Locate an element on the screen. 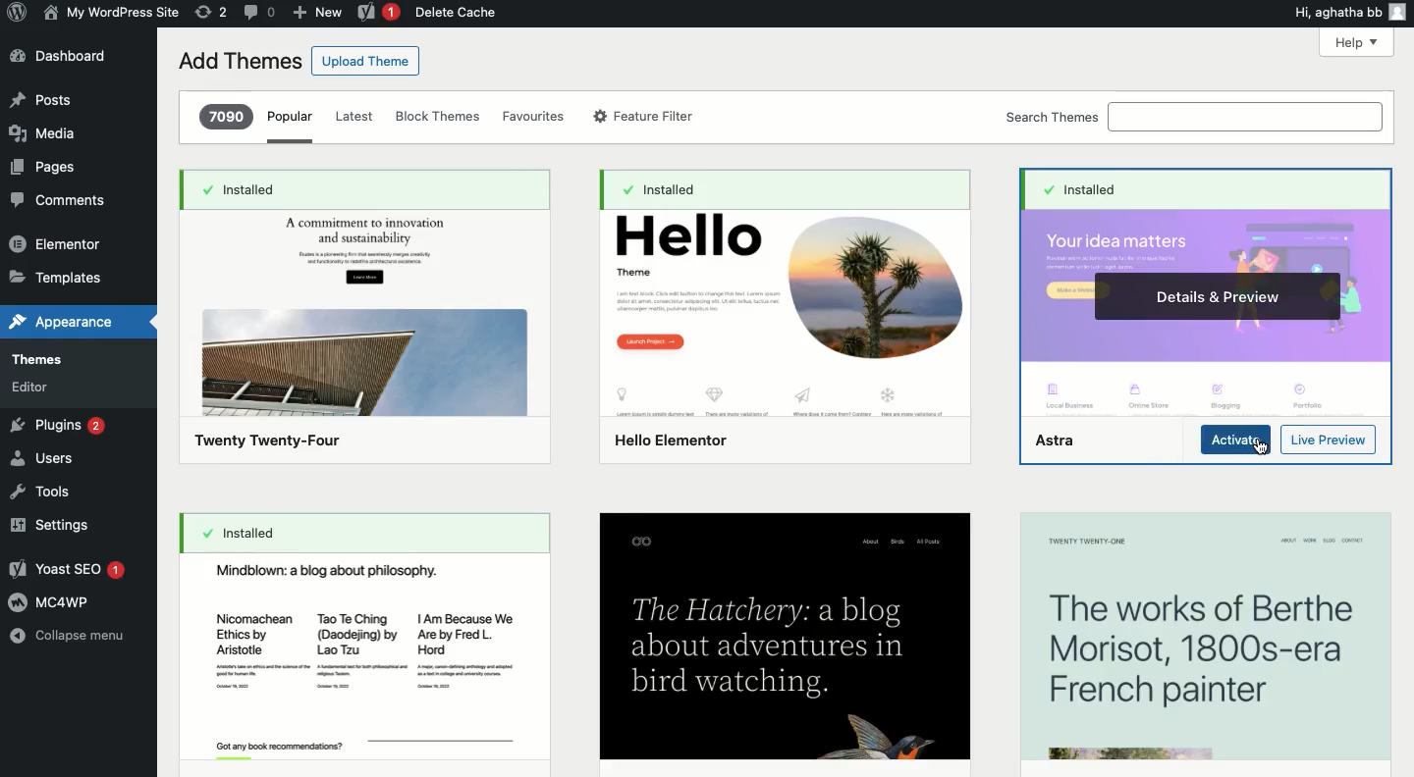 The width and height of the screenshot is (1414, 777). Latest is located at coordinates (354, 117).